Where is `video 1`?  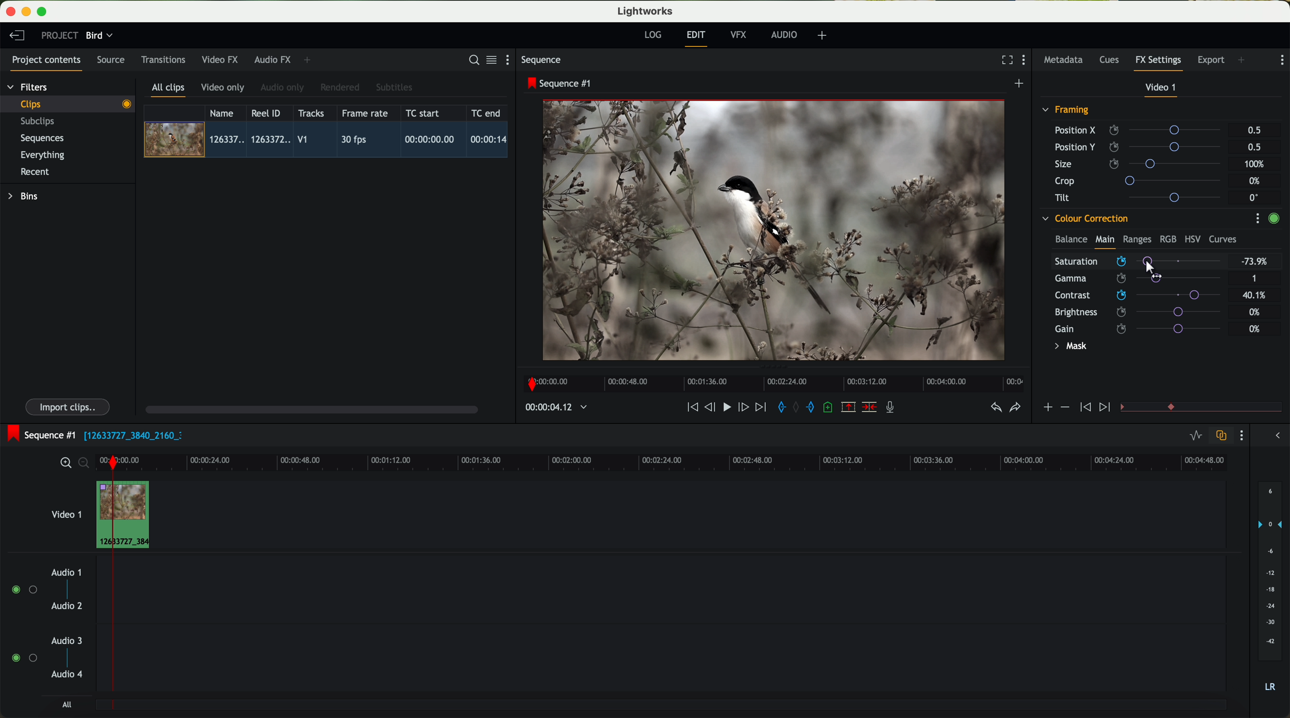 video 1 is located at coordinates (65, 512).